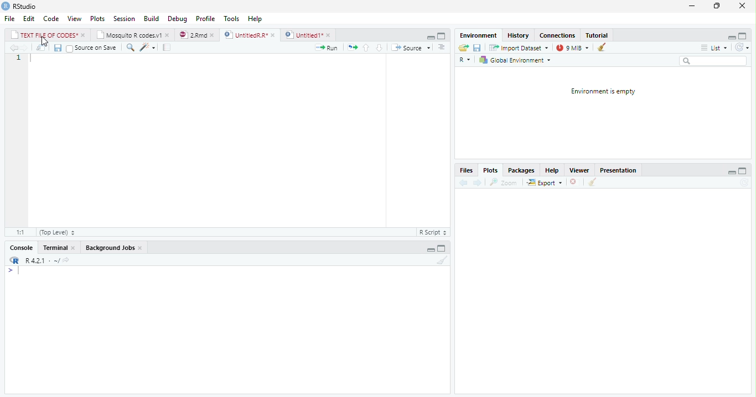 The height and width of the screenshot is (397, 756). Describe the element at coordinates (15, 48) in the screenshot. I see `go back to the previous source location` at that location.